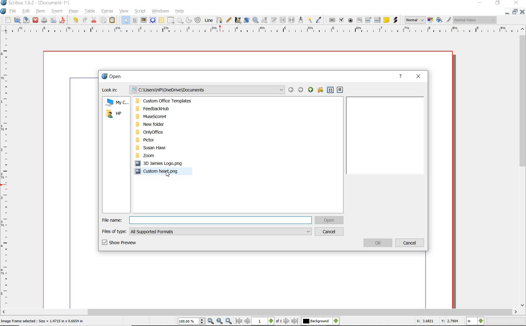 This screenshot has width=526, height=326. What do you see at coordinates (319, 20) in the screenshot?
I see `eye dropper` at bounding box center [319, 20].